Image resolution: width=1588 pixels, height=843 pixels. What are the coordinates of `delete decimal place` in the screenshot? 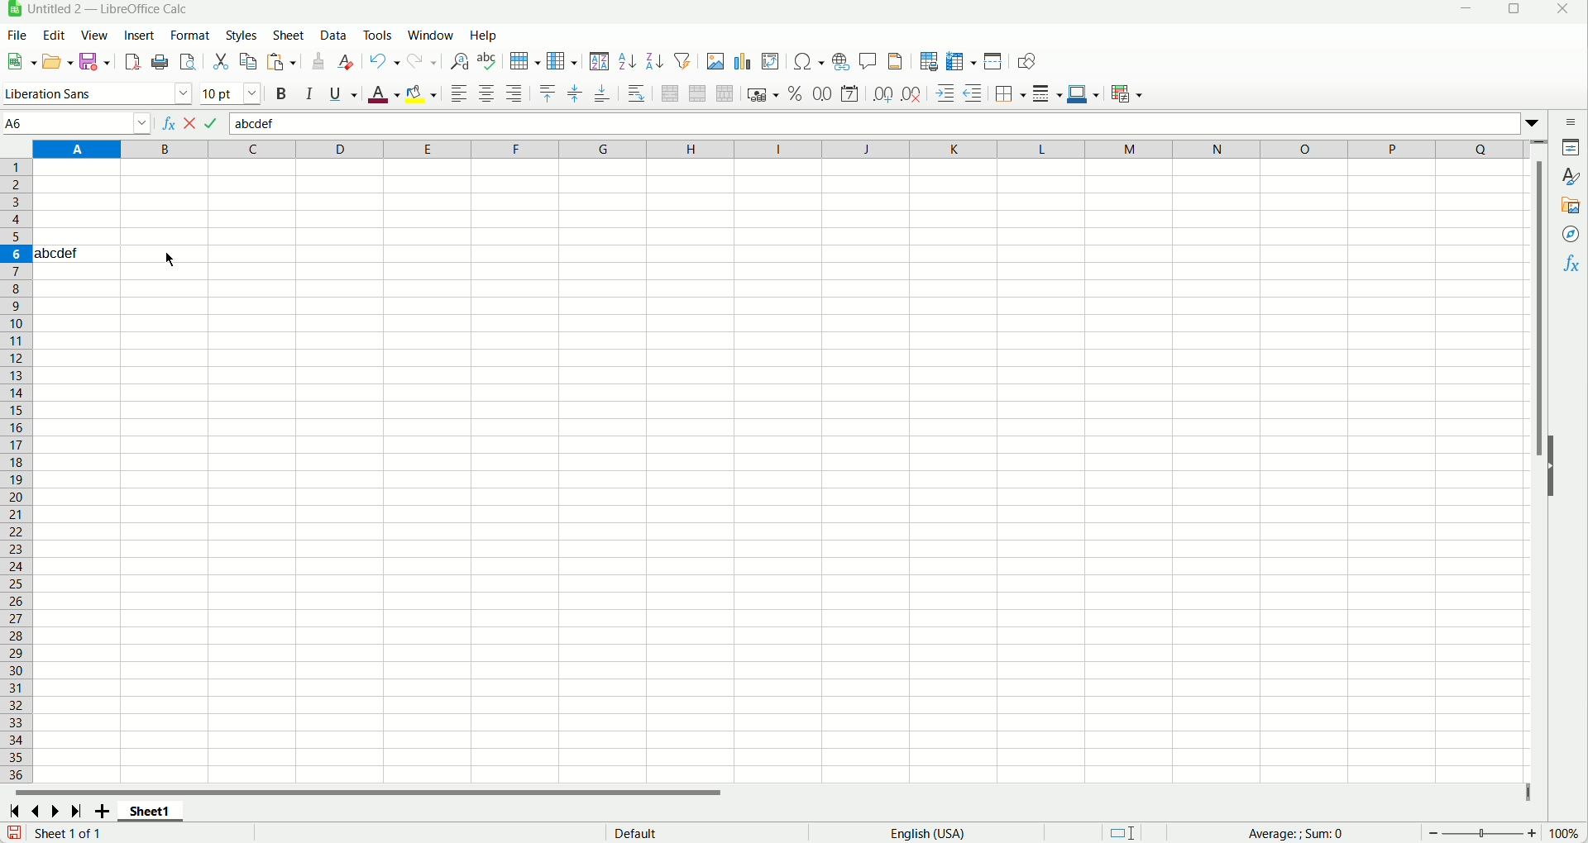 It's located at (911, 95).